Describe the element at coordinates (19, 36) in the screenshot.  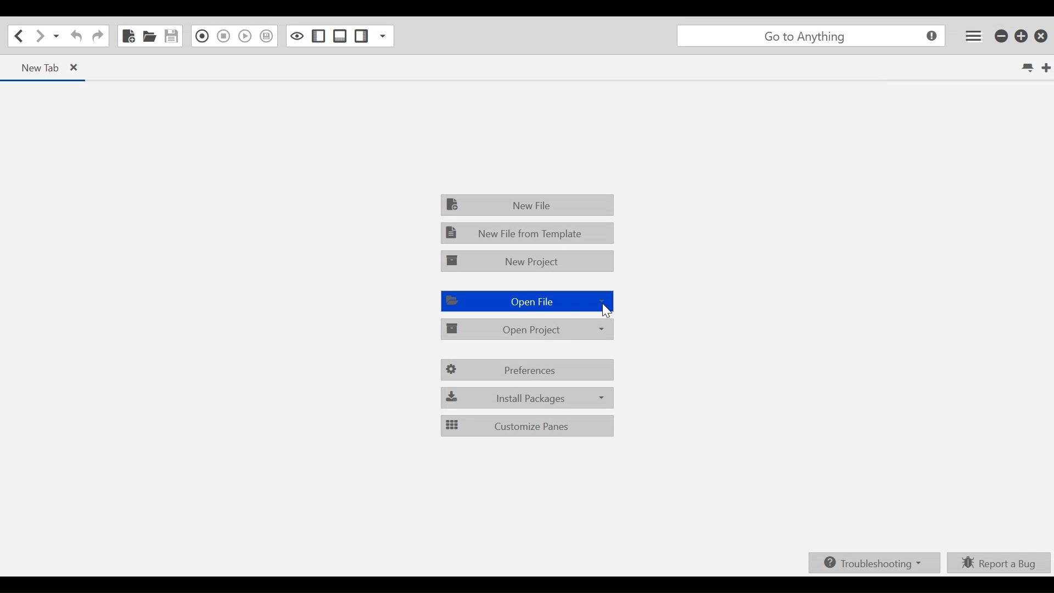
I see `Go back one location` at that location.